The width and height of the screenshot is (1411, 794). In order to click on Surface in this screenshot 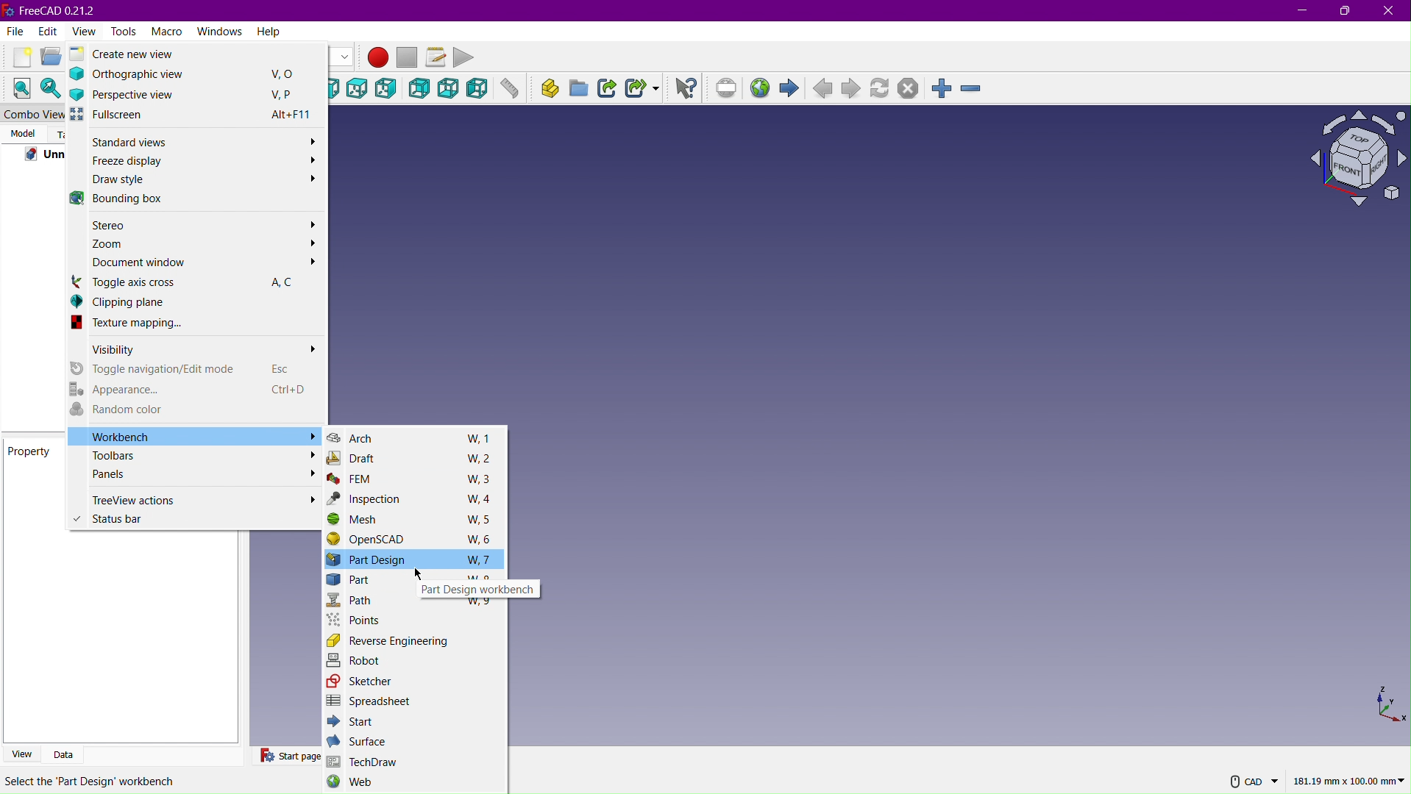, I will do `click(360, 742)`.